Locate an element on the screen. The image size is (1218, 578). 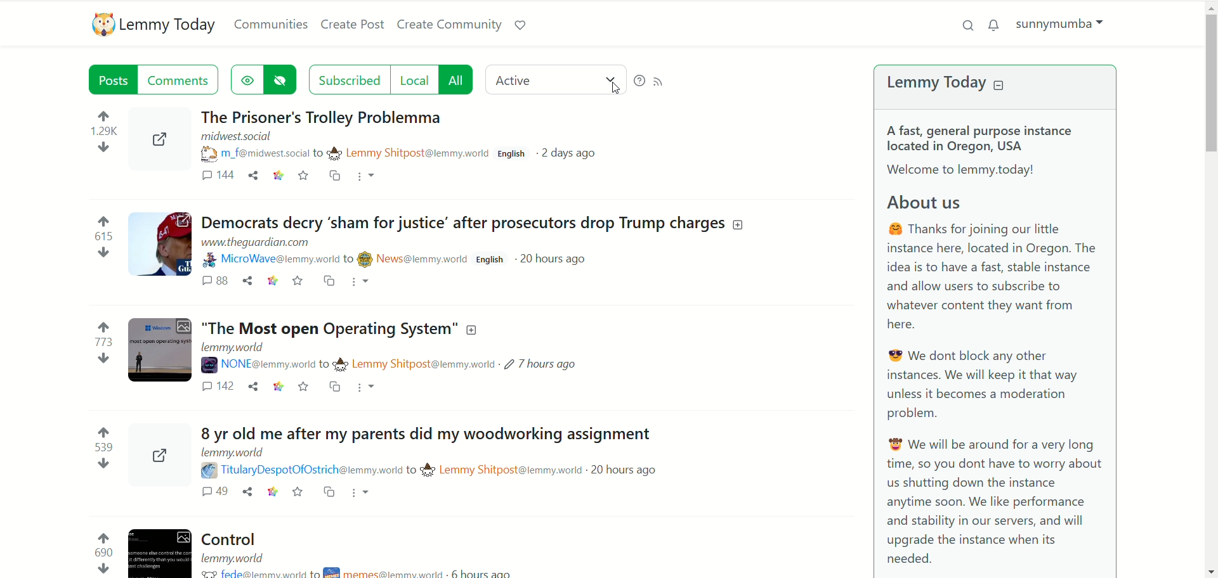
show hidden posts is located at coordinates (247, 79).